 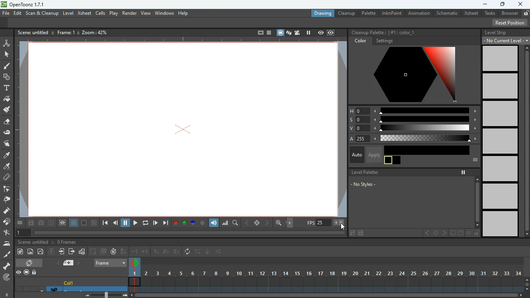 I want to click on cleanup, so click(x=347, y=13).